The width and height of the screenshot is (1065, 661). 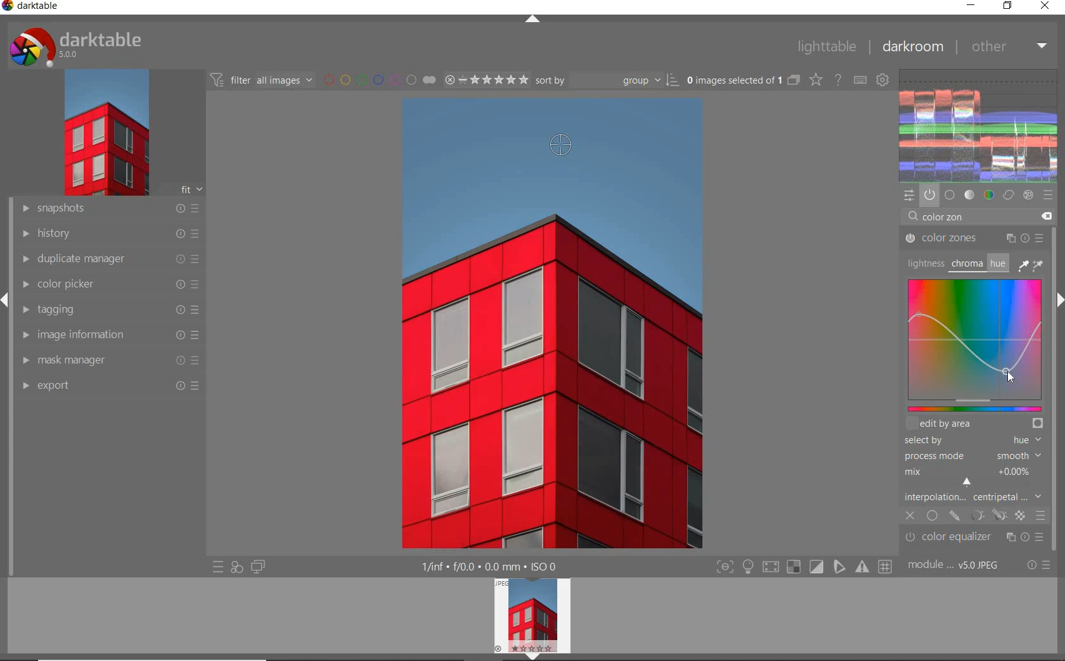 What do you see at coordinates (817, 567) in the screenshot?
I see `soft proofing` at bounding box center [817, 567].